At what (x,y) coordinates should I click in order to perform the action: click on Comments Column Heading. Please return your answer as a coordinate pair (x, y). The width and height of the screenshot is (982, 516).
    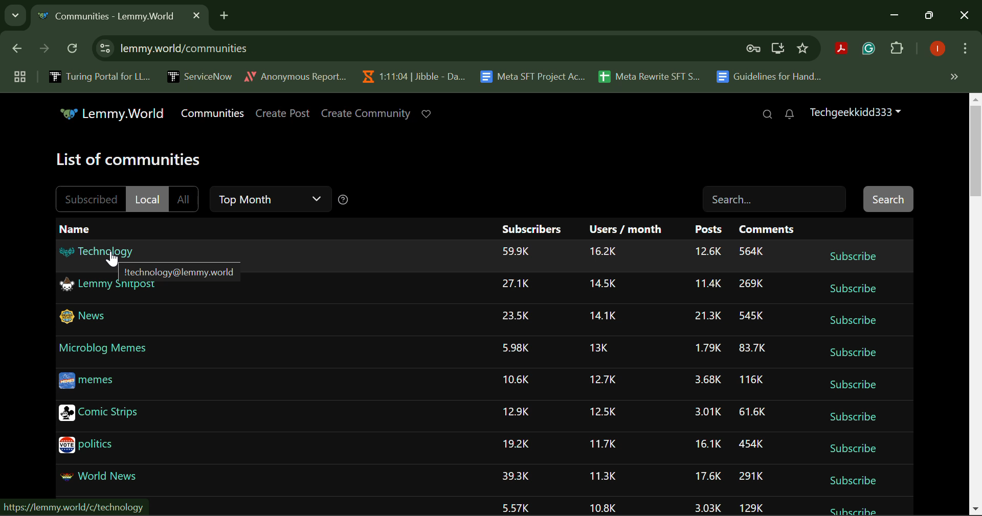
    Looking at the image, I should click on (766, 229).